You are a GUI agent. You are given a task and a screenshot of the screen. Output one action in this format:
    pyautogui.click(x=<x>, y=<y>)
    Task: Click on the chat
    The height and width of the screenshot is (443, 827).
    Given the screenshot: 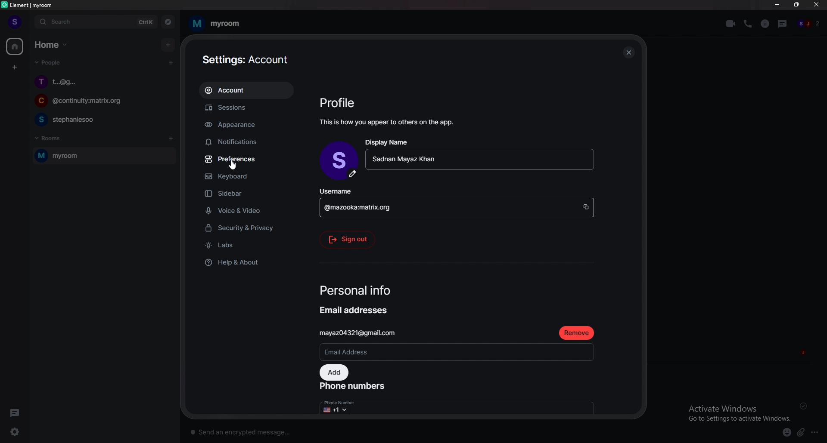 What is the action you would take?
    pyautogui.click(x=103, y=81)
    